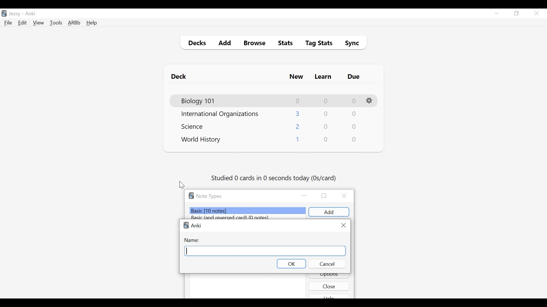 This screenshot has height=307, width=547. I want to click on Restore, so click(324, 195).